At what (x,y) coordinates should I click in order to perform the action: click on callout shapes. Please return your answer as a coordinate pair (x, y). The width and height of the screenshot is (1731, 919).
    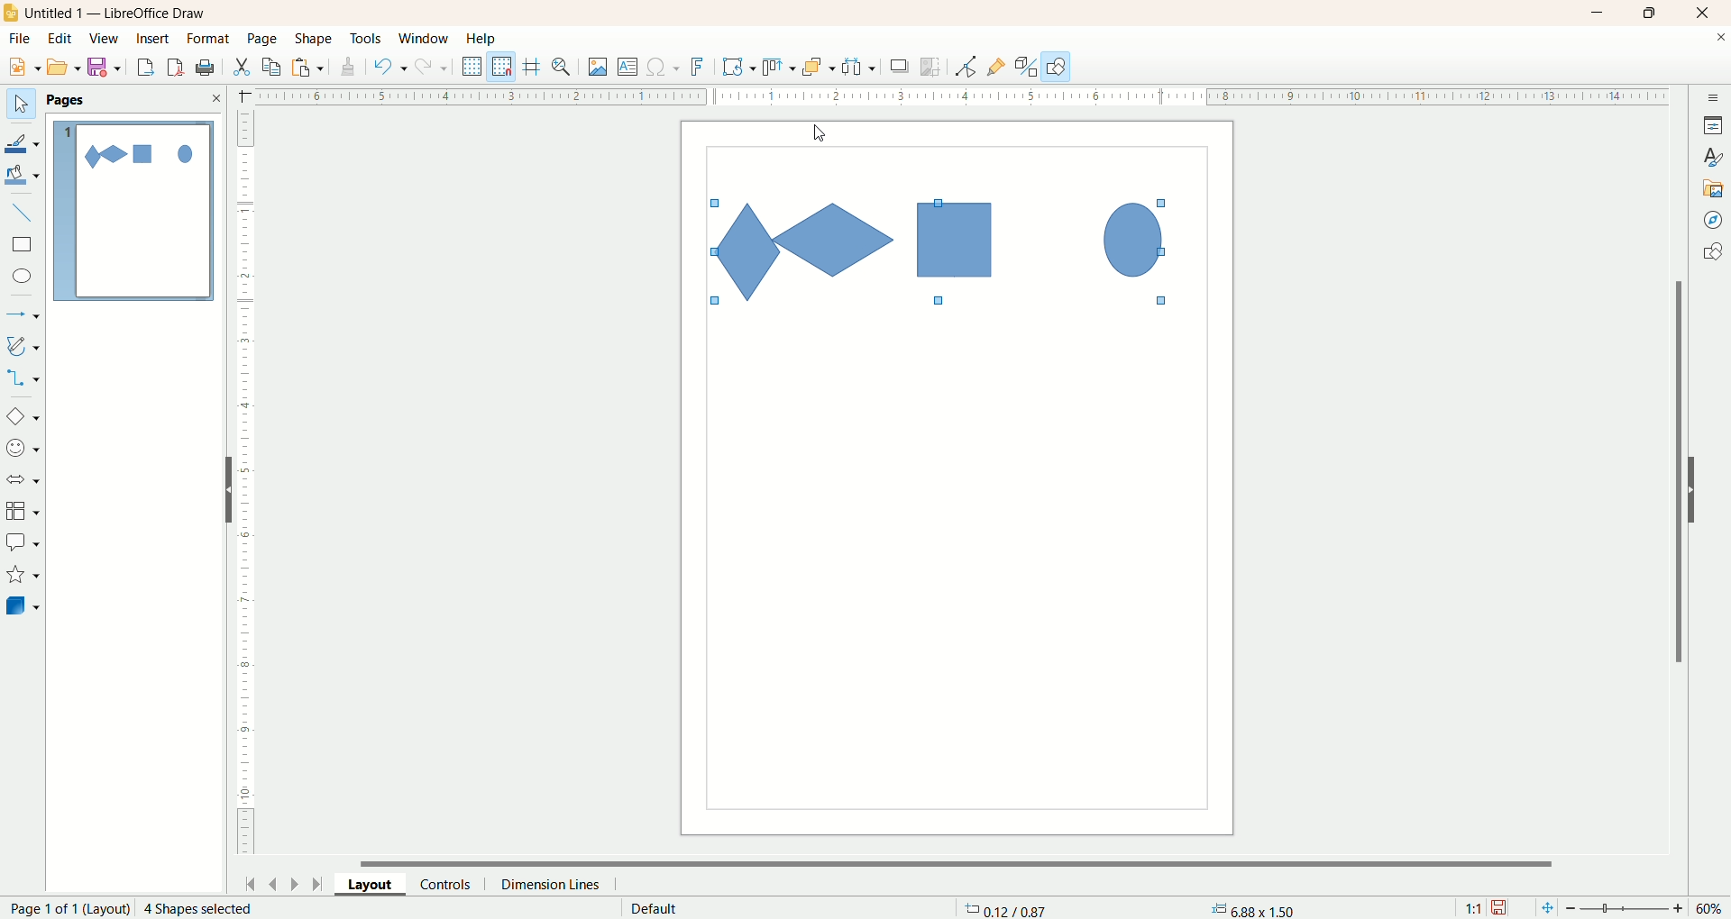
    Looking at the image, I should click on (23, 543).